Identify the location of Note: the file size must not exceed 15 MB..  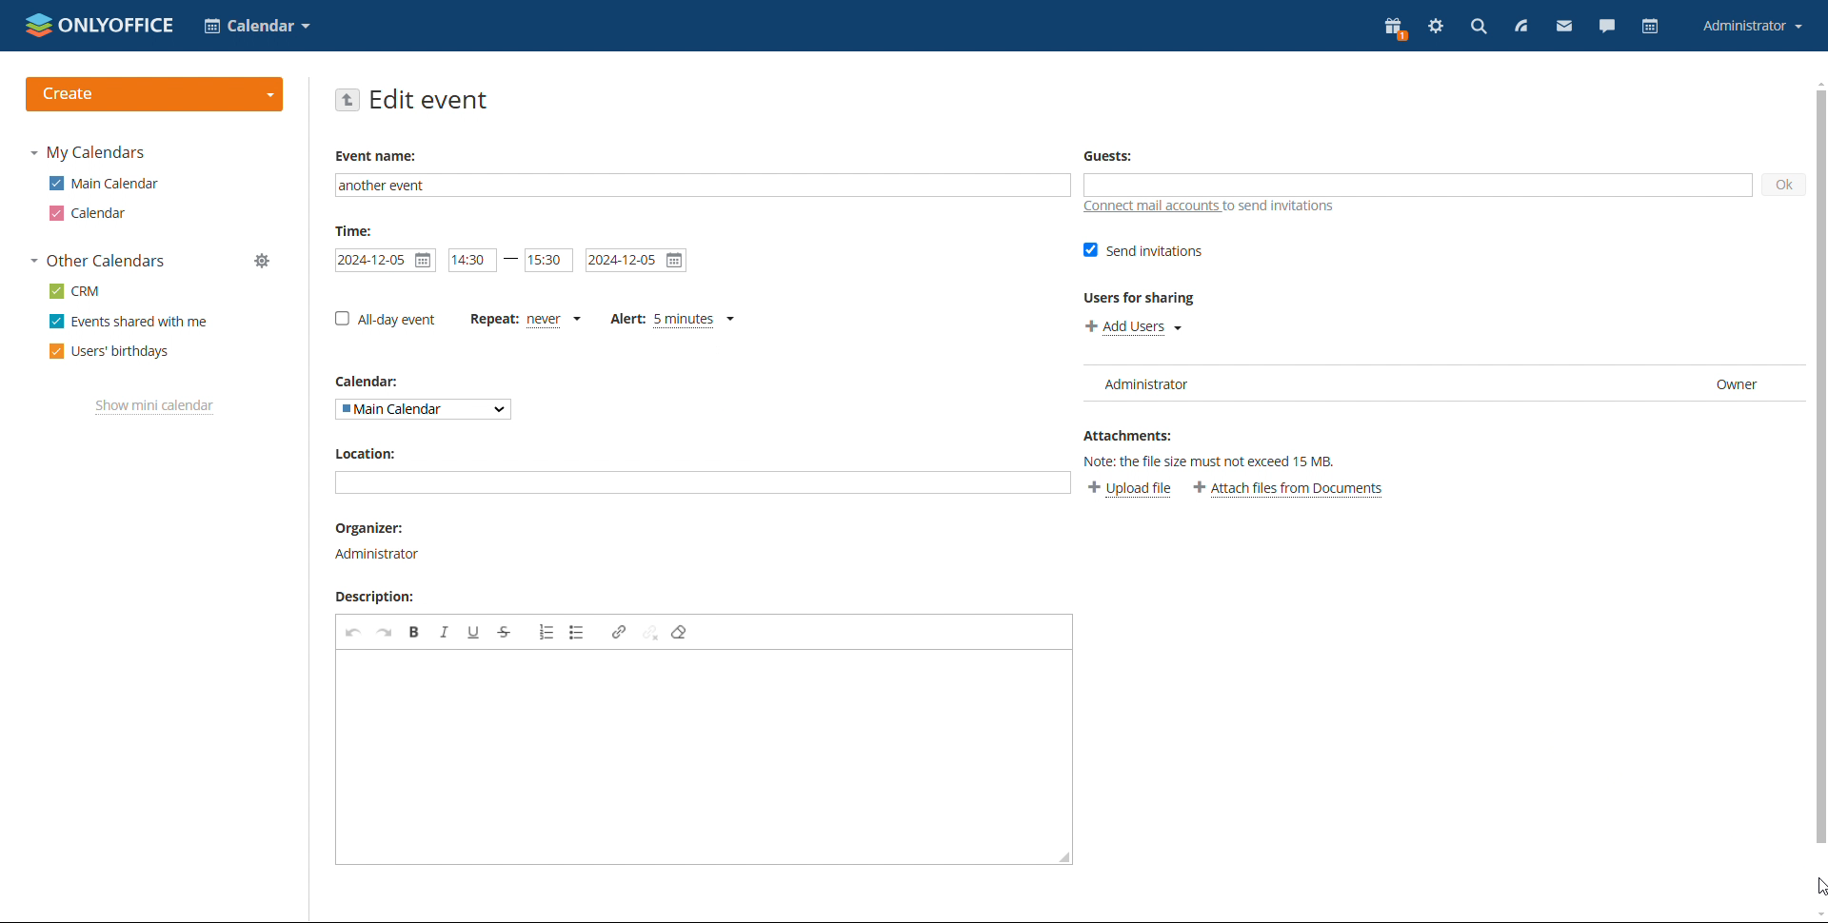
(1222, 460).